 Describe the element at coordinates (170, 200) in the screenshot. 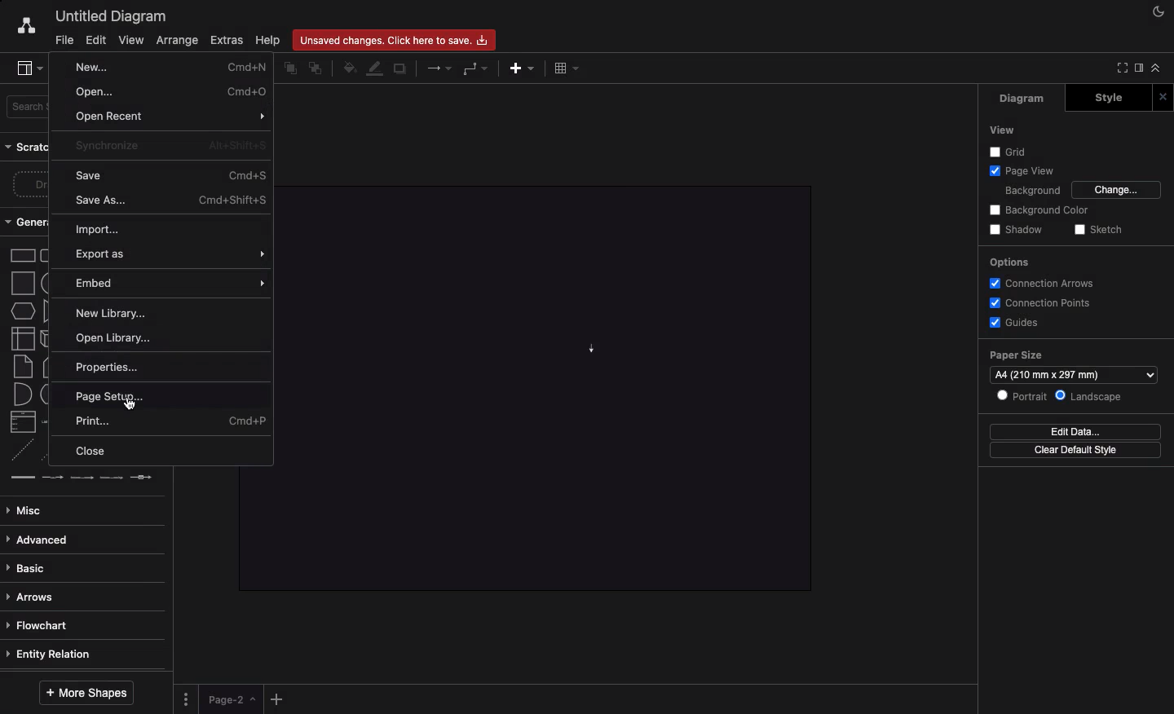

I see `Save as` at that location.